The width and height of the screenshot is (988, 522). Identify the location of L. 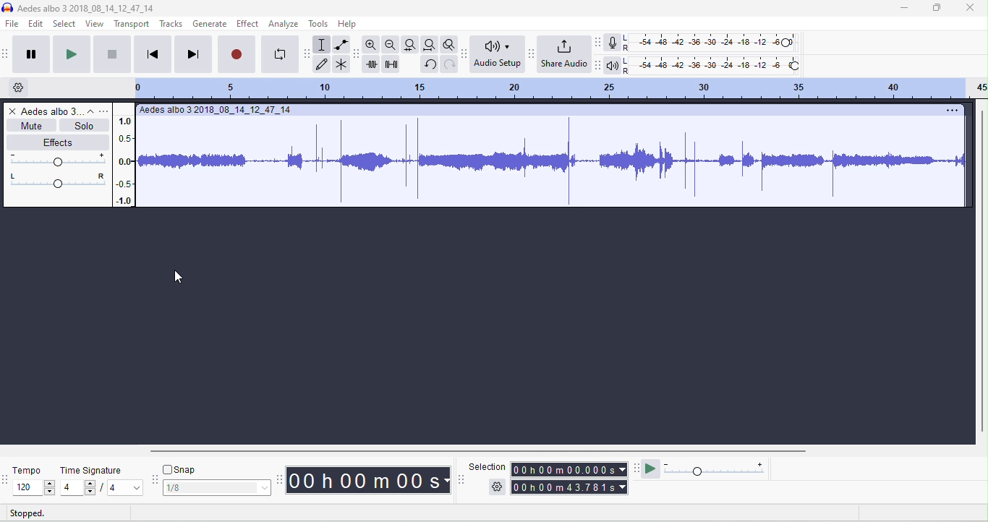
(626, 61).